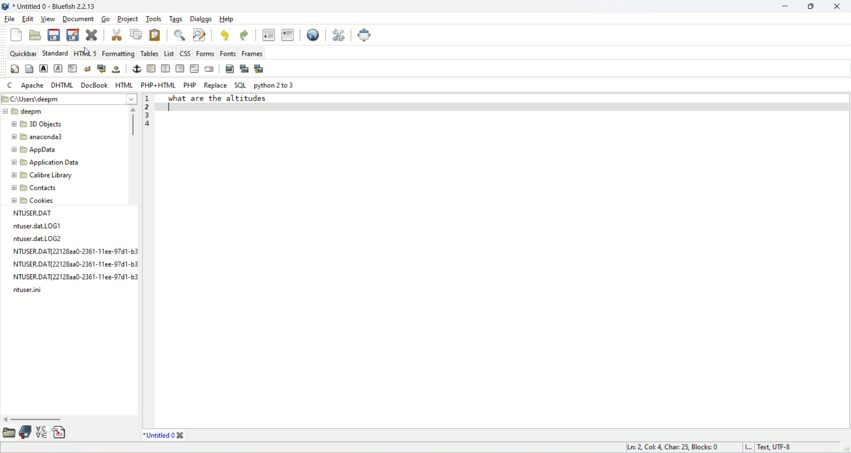 Image resolution: width=851 pixels, height=453 pixels. What do you see at coordinates (35, 35) in the screenshot?
I see `open file` at bounding box center [35, 35].